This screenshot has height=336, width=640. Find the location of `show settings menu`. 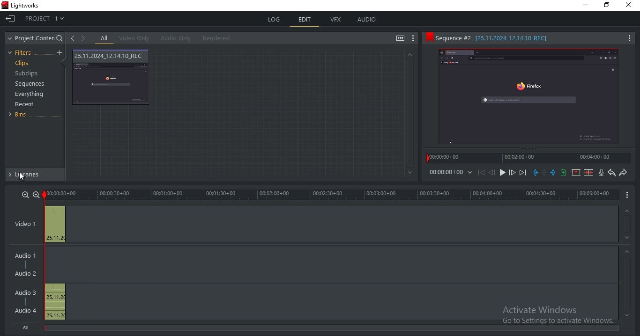

show settings menu is located at coordinates (414, 38).